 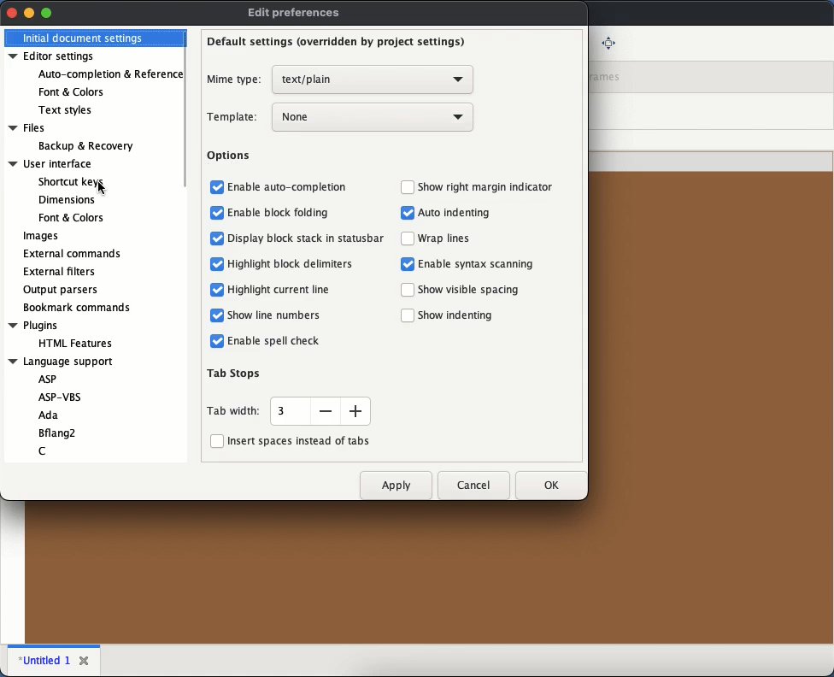 What do you see at coordinates (407, 214) in the screenshot?
I see `checkbox enabled` at bounding box center [407, 214].